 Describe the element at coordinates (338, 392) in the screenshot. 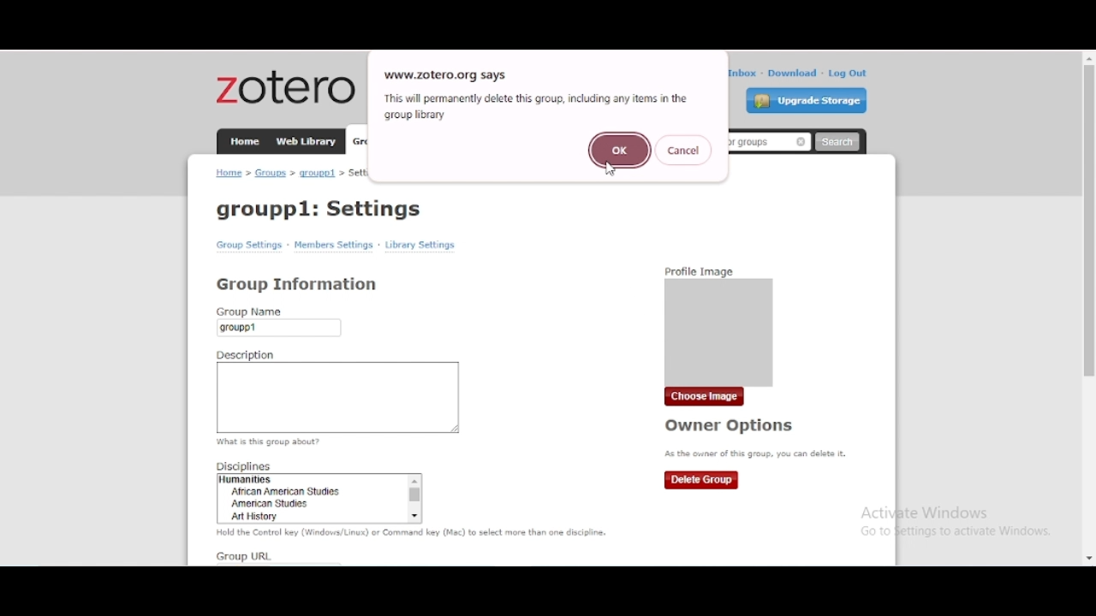

I see `description` at that location.